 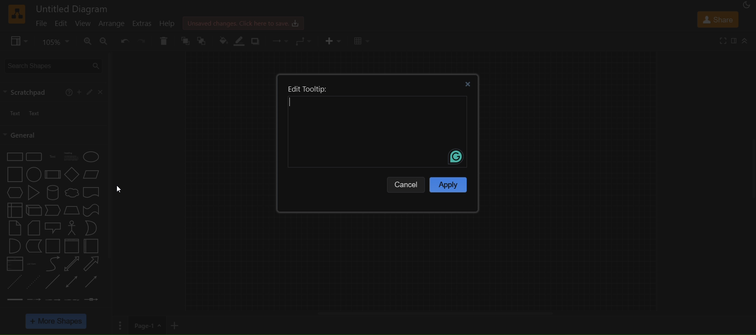 What do you see at coordinates (52, 228) in the screenshot?
I see `callout` at bounding box center [52, 228].